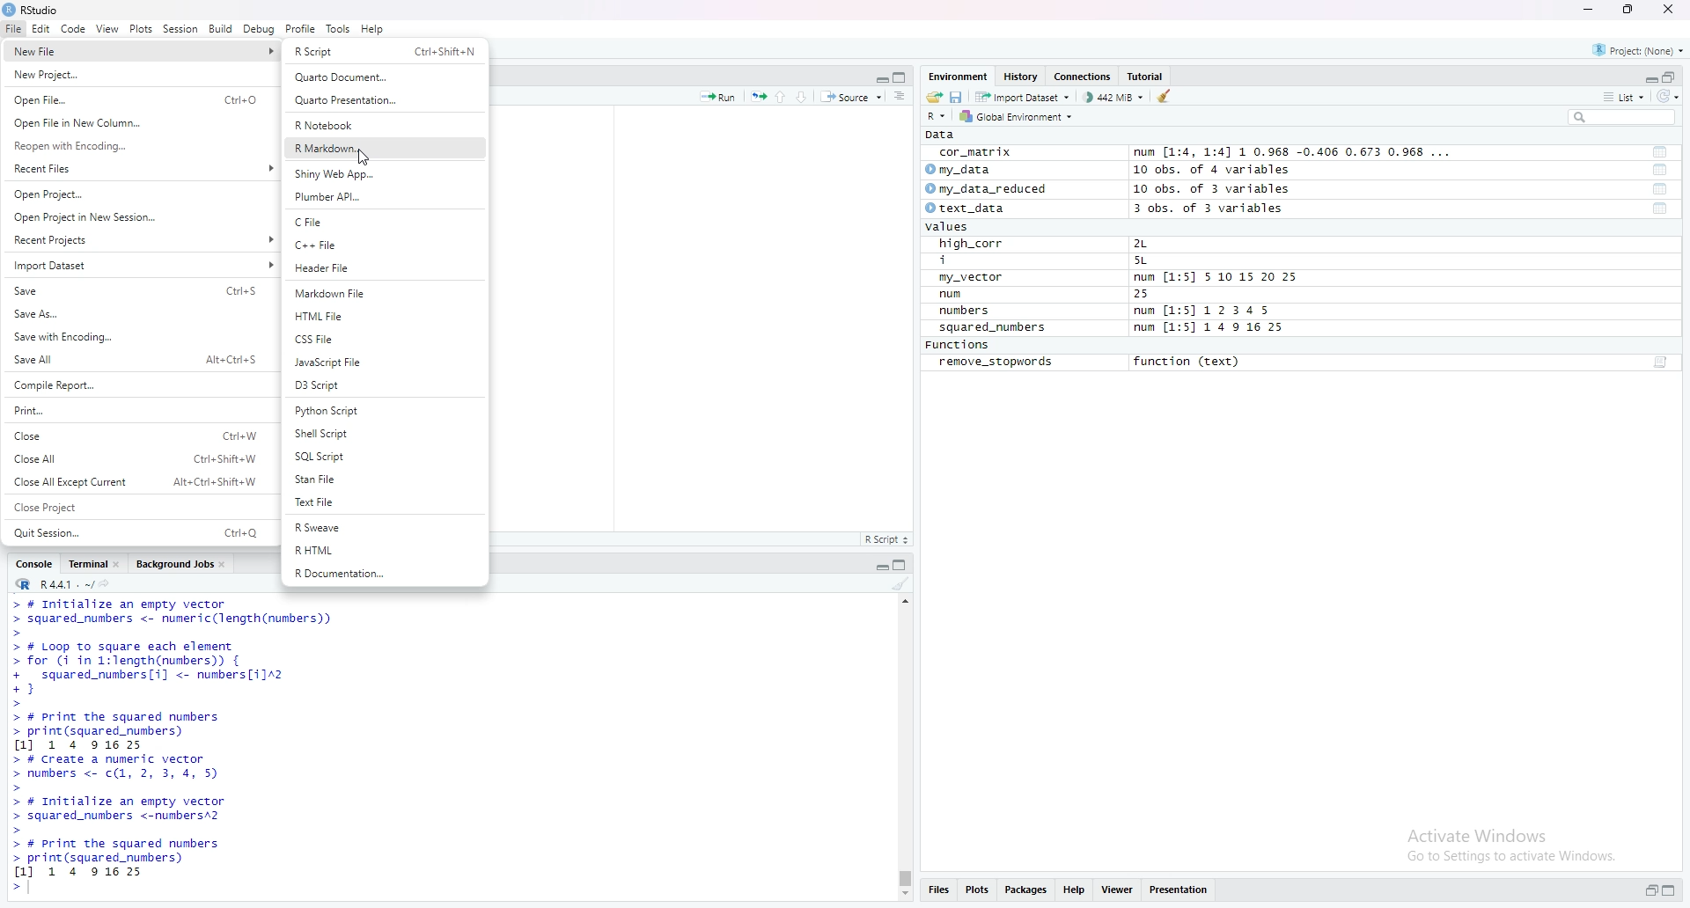  What do you see at coordinates (1167, 98) in the screenshot?
I see `Clear objects` at bounding box center [1167, 98].